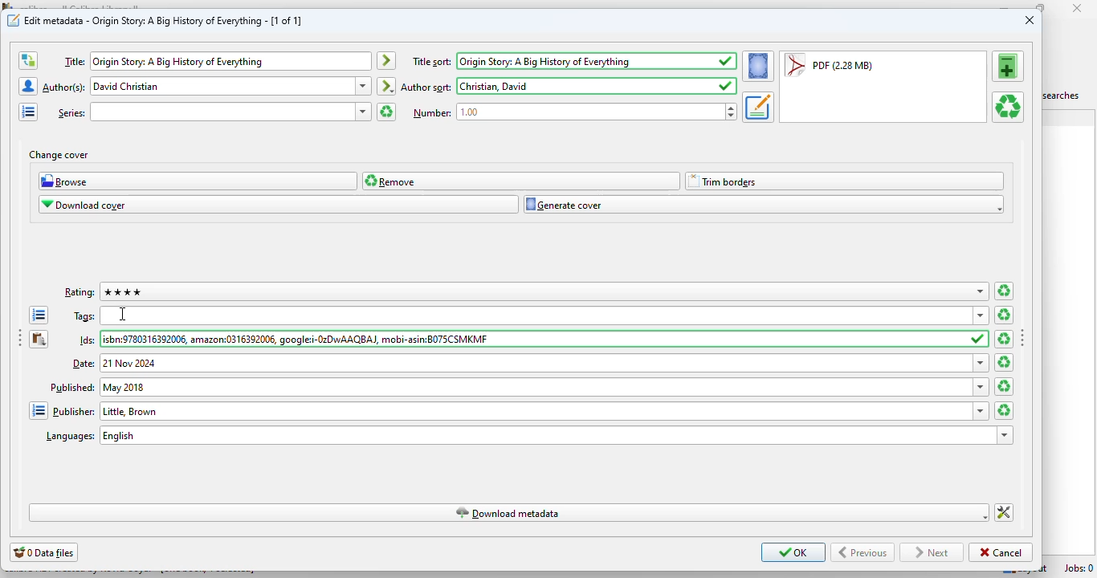 Image resolution: width=1097 pixels, height=578 pixels. Describe the element at coordinates (363, 112) in the screenshot. I see `dropdown` at that location.